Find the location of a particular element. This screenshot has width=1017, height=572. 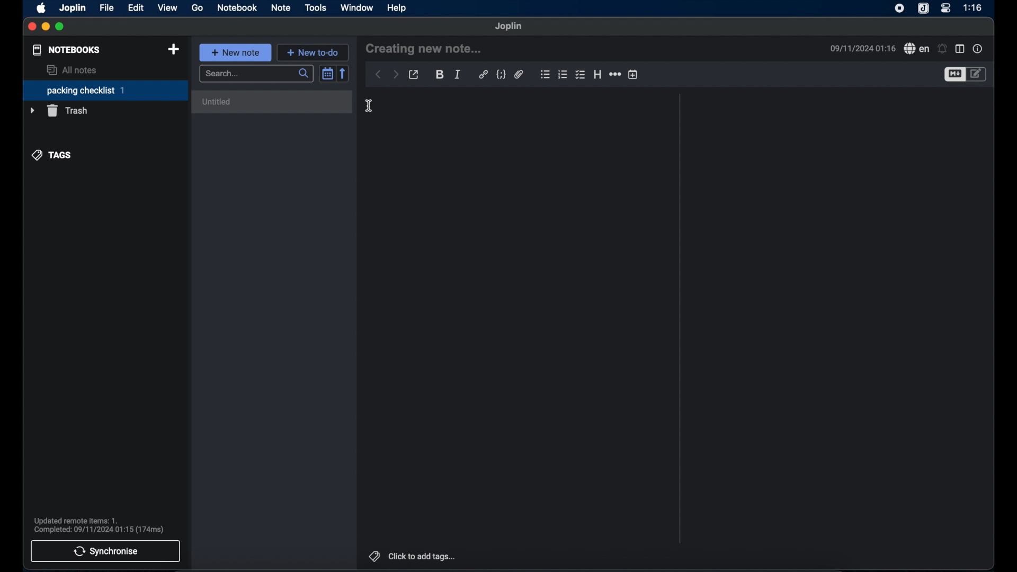

reverse sort order is located at coordinates (343, 73).